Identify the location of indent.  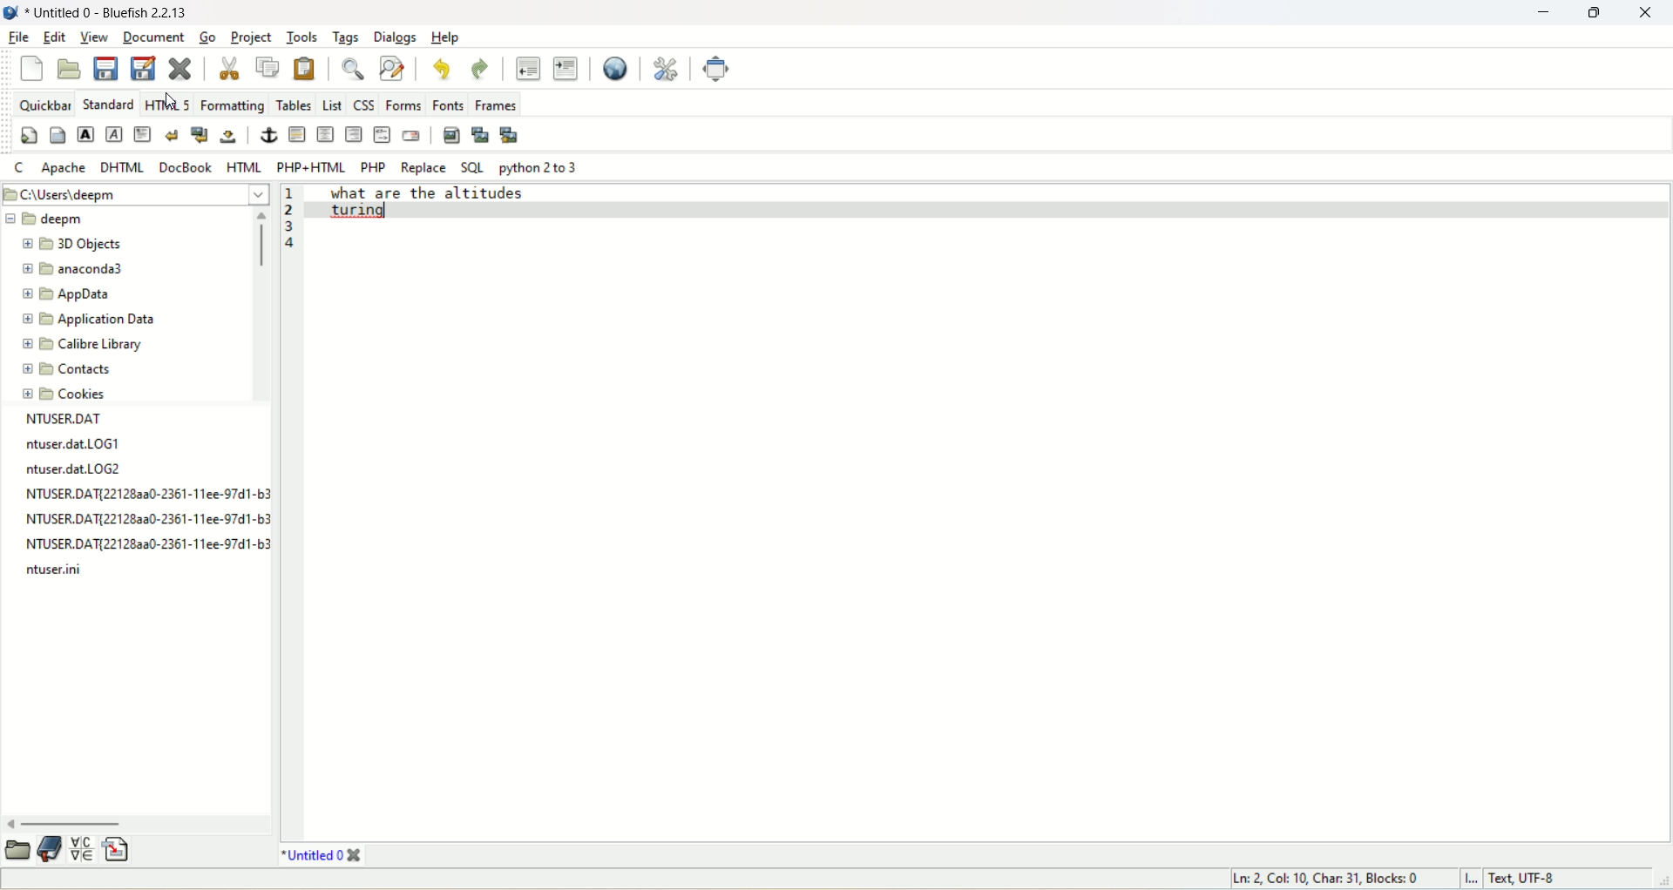
(565, 69).